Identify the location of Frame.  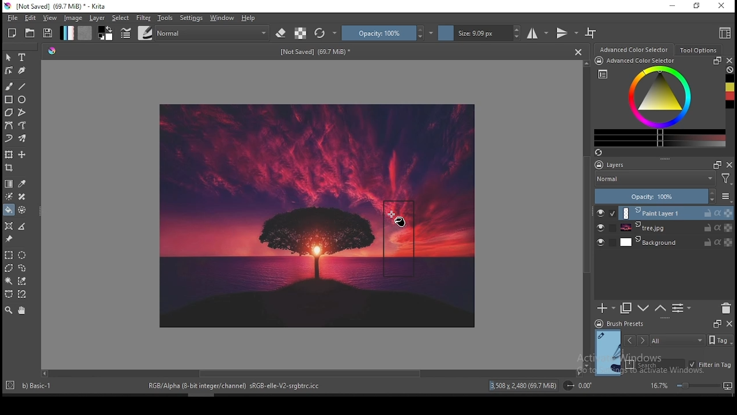
(716, 164).